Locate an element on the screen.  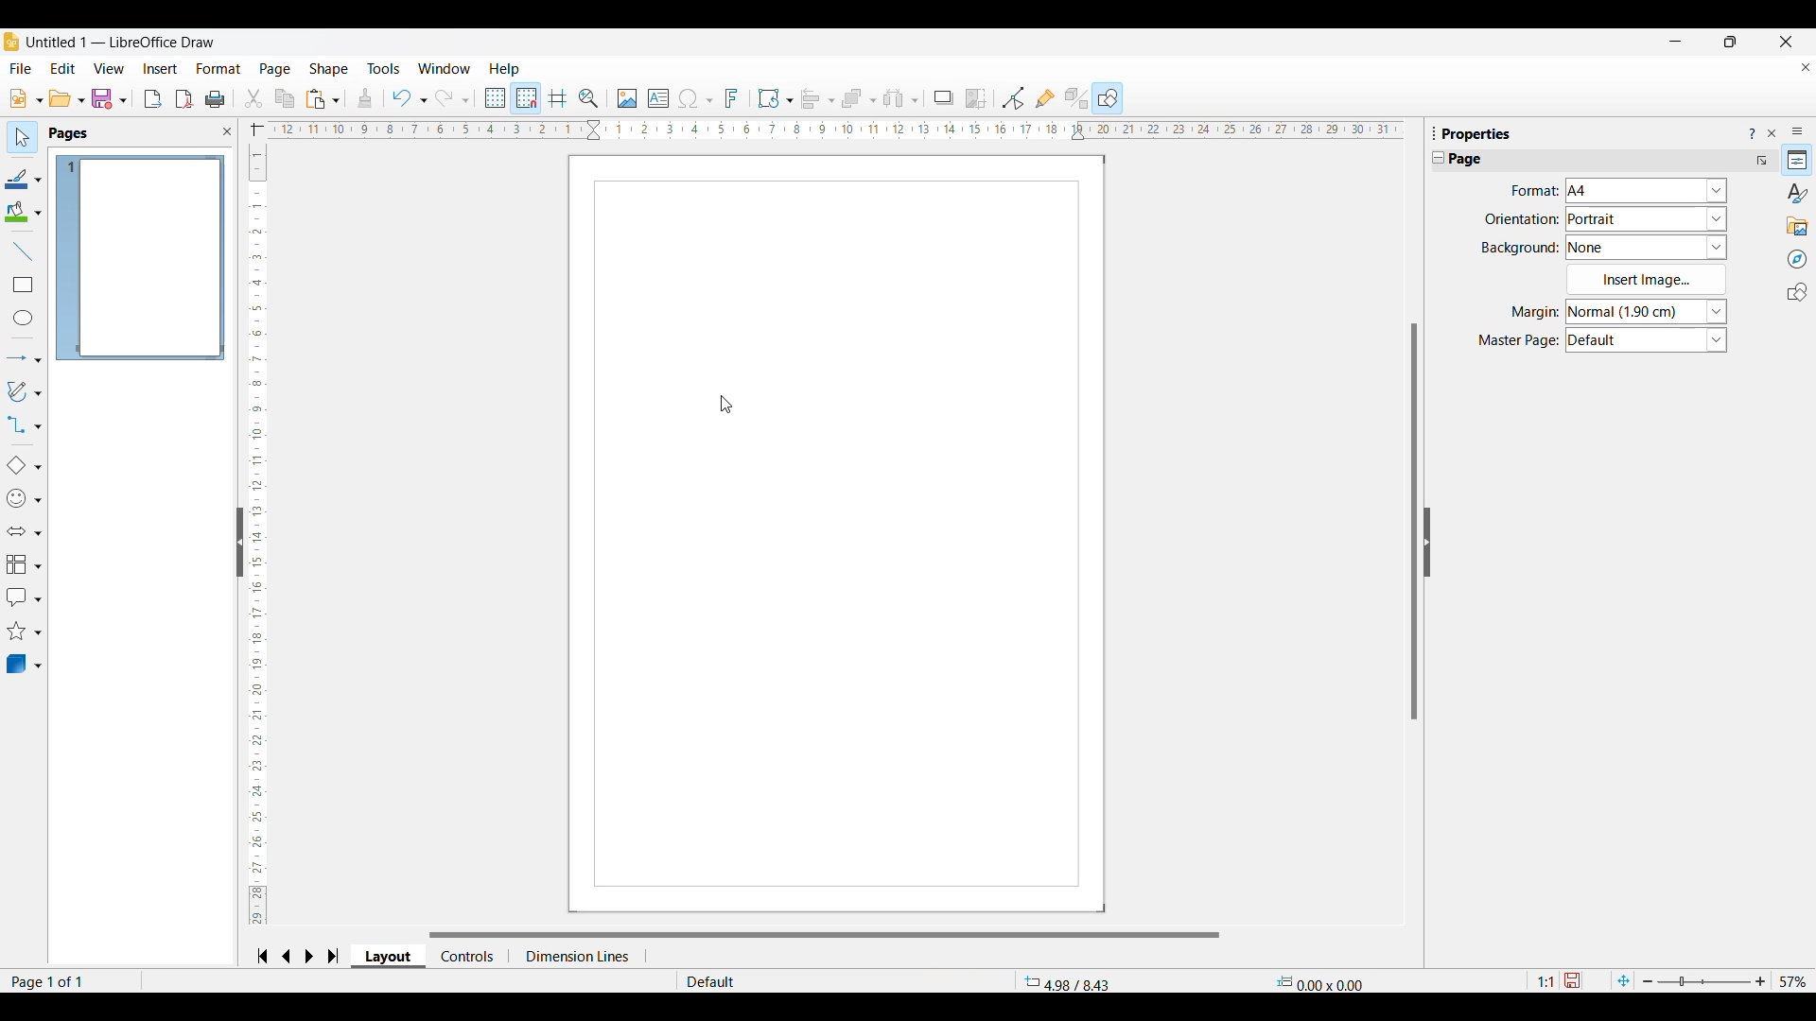
Paste is located at coordinates (323, 99).